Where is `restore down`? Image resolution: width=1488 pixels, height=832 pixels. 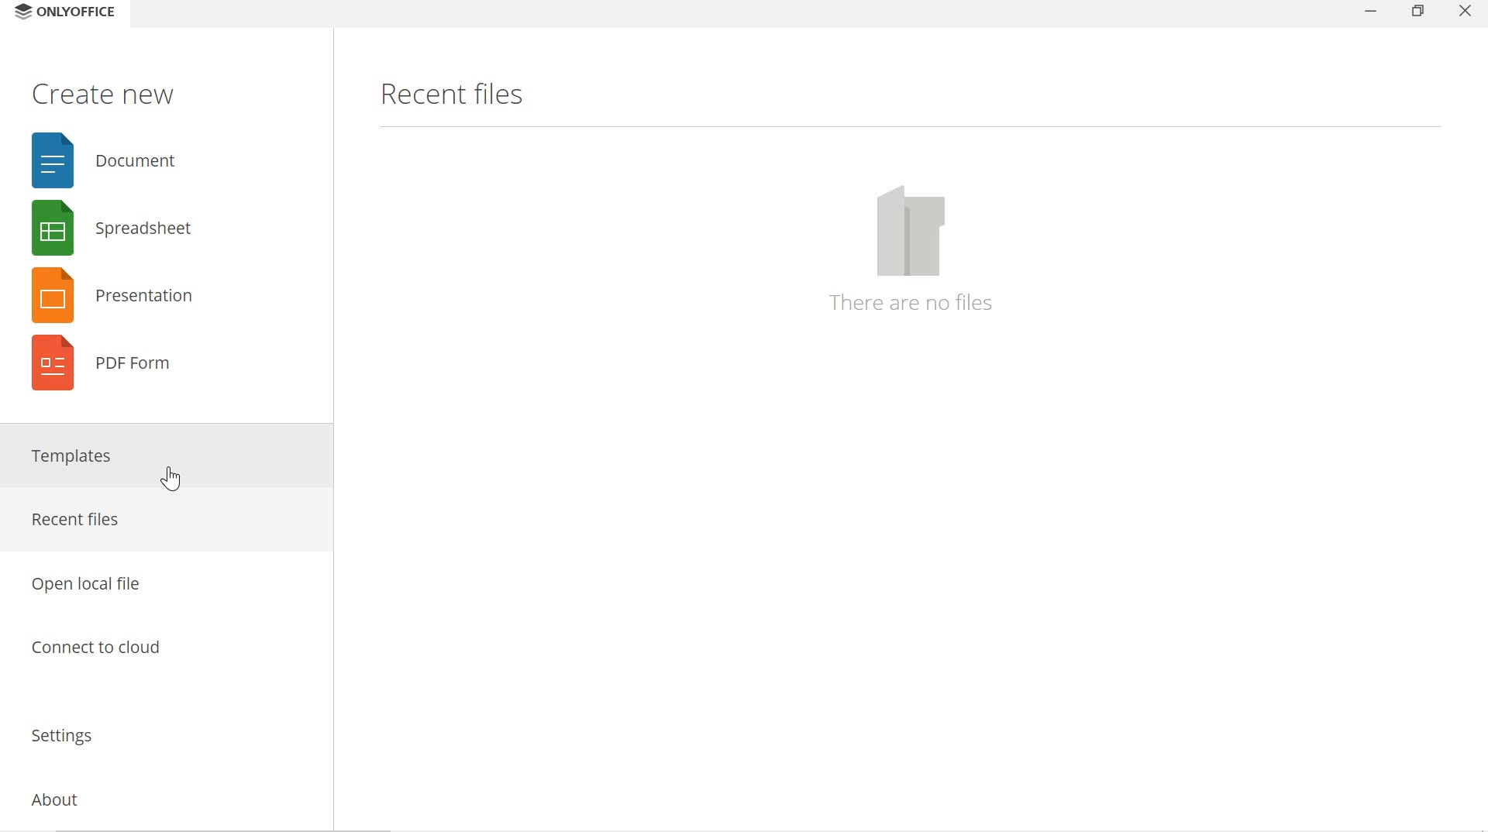 restore down is located at coordinates (1418, 12).